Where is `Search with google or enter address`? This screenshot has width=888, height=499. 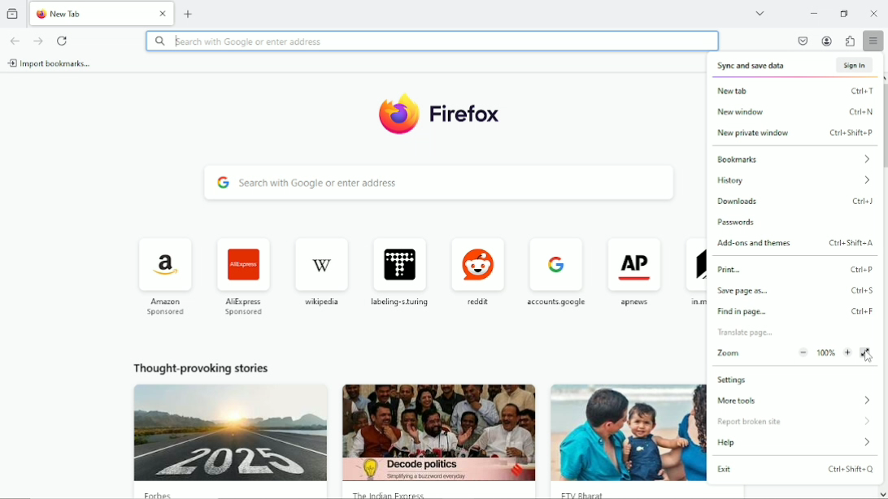
Search with google or enter address is located at coordinates (433, 41).